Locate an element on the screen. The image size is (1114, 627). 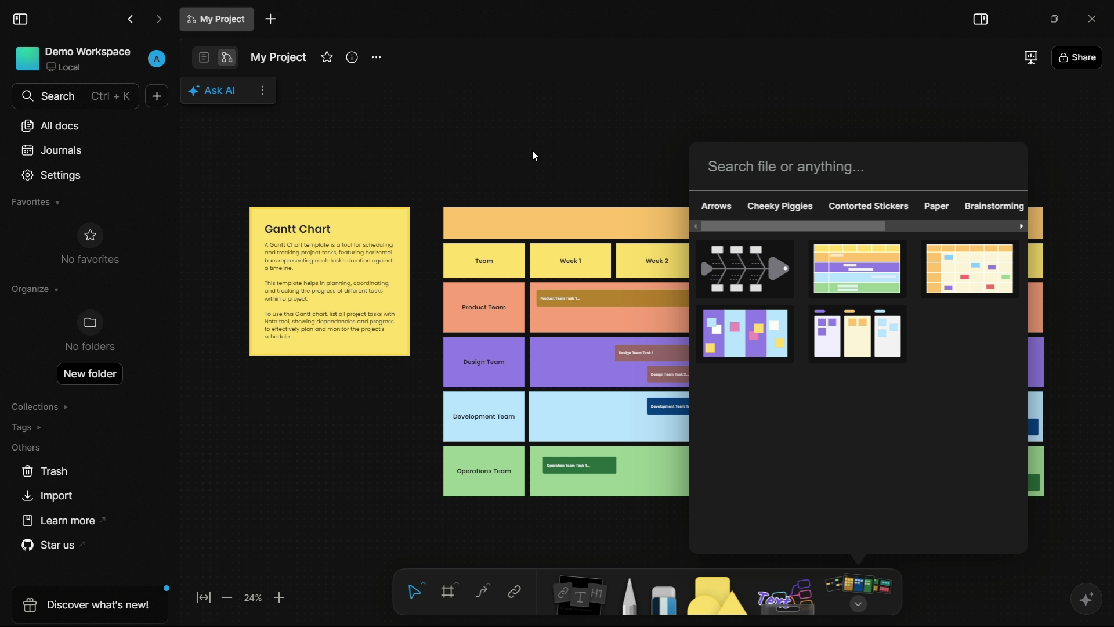
star us is located at coordinates (49, 545).